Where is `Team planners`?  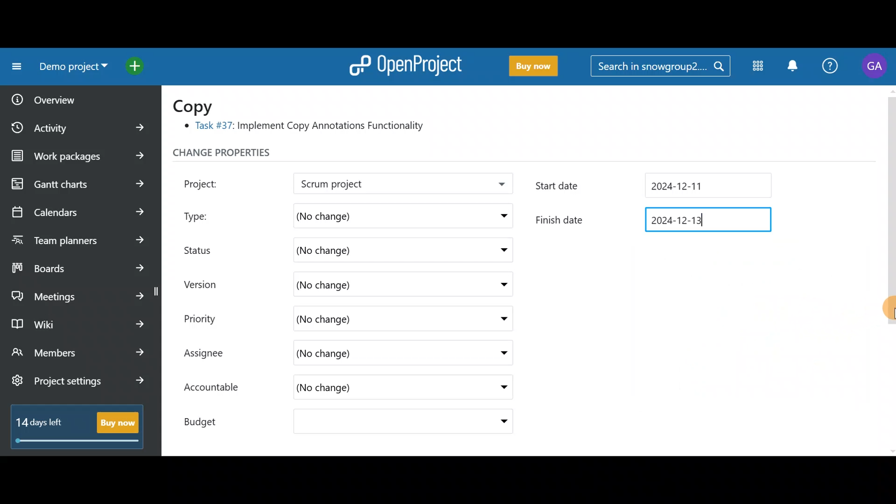 Team planners is located at coordinates (79, 239).